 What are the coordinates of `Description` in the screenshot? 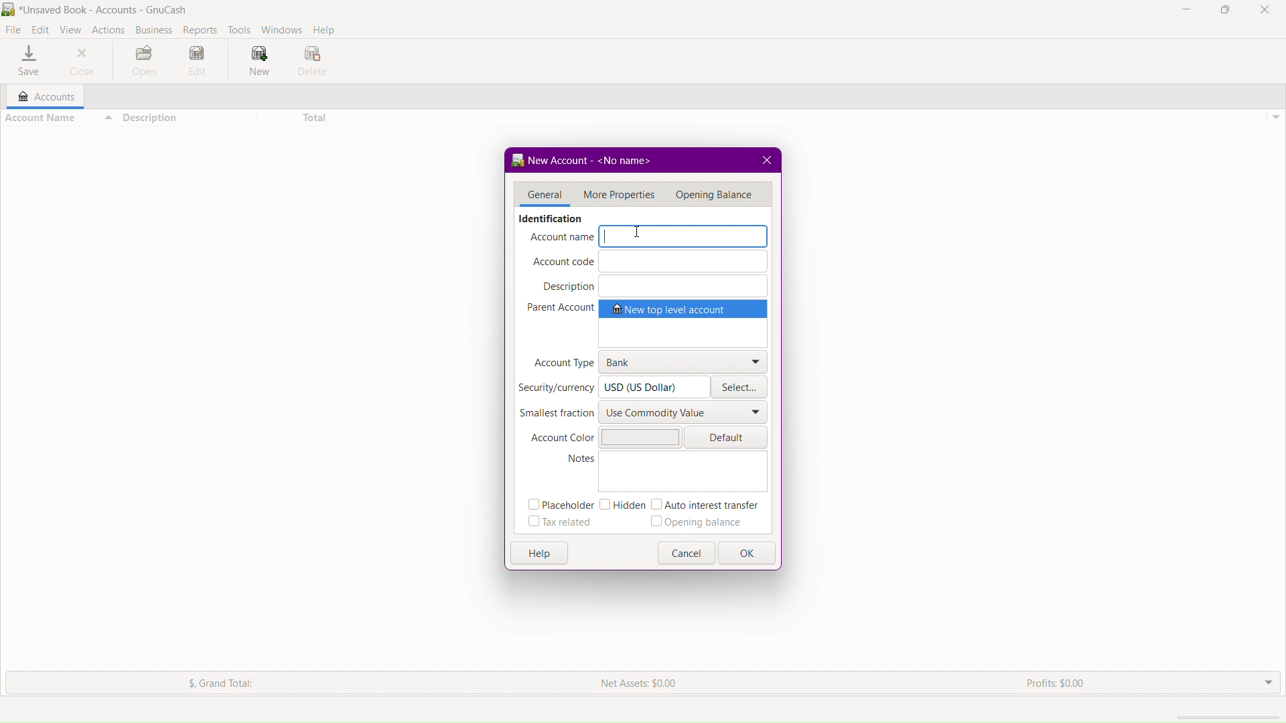 It's located at (652, 285).